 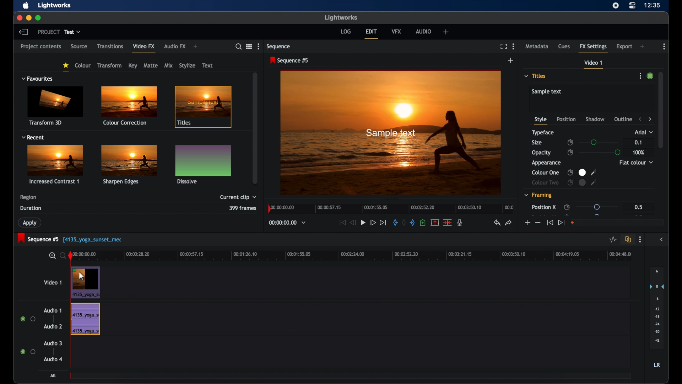 What do you see at coordinates (593, 65) in the screenshot?
I see `video 1` at bounding box center [593, 65].